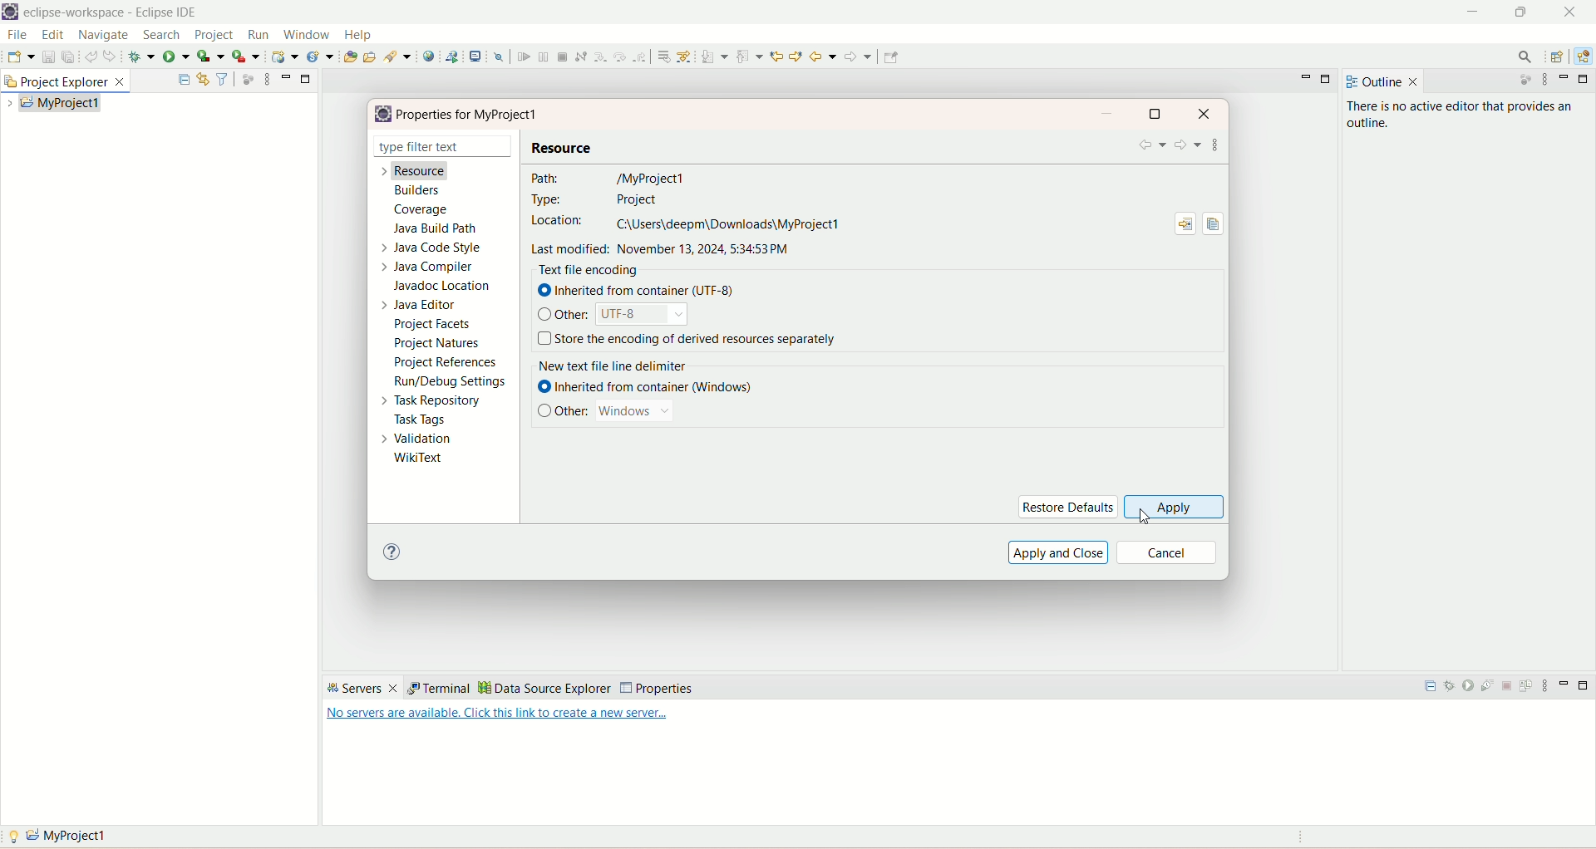 The width and height of the screenshot is (1596, 849). I want to click on run, so click(259, 36).